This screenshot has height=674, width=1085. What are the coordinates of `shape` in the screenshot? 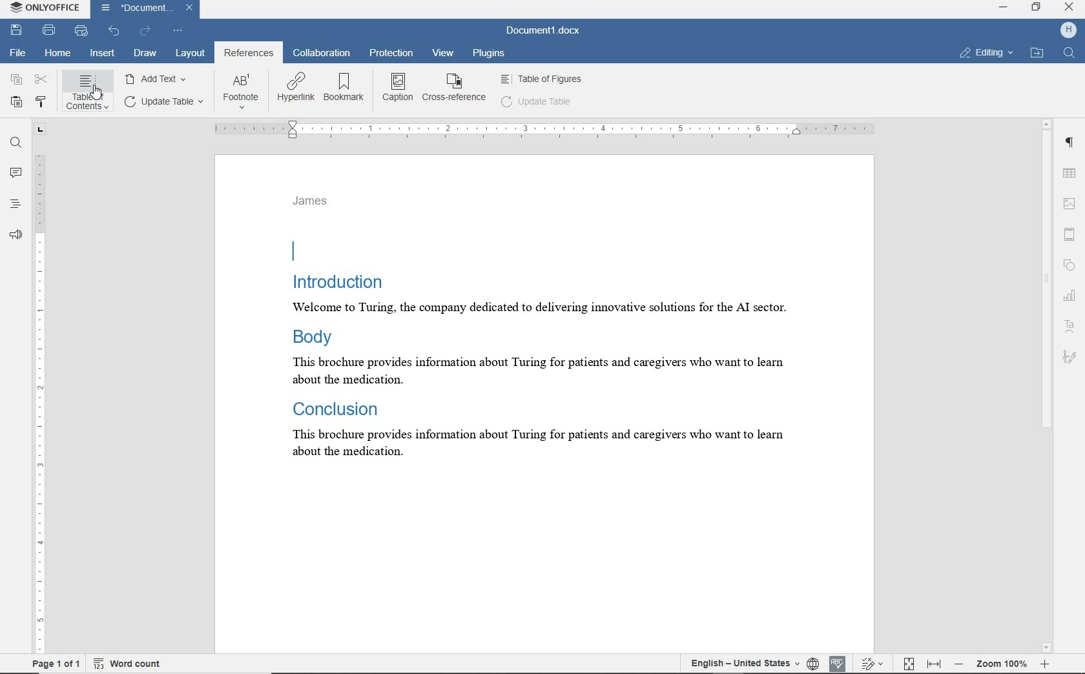 It's located at (1070, 265).